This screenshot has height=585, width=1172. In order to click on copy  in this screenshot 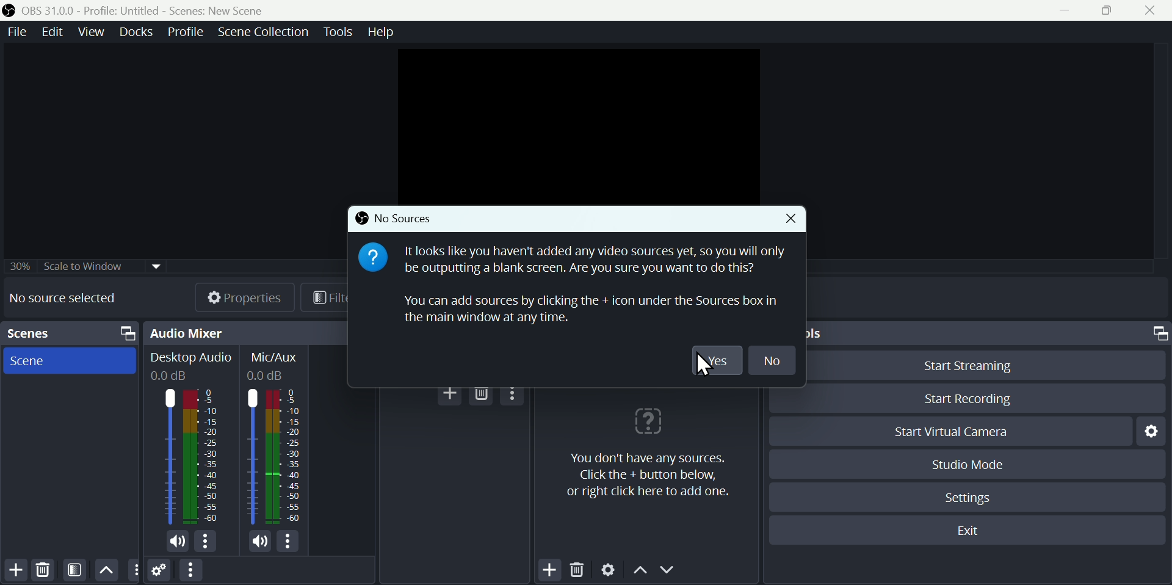, I will do `click(127, 333)`.